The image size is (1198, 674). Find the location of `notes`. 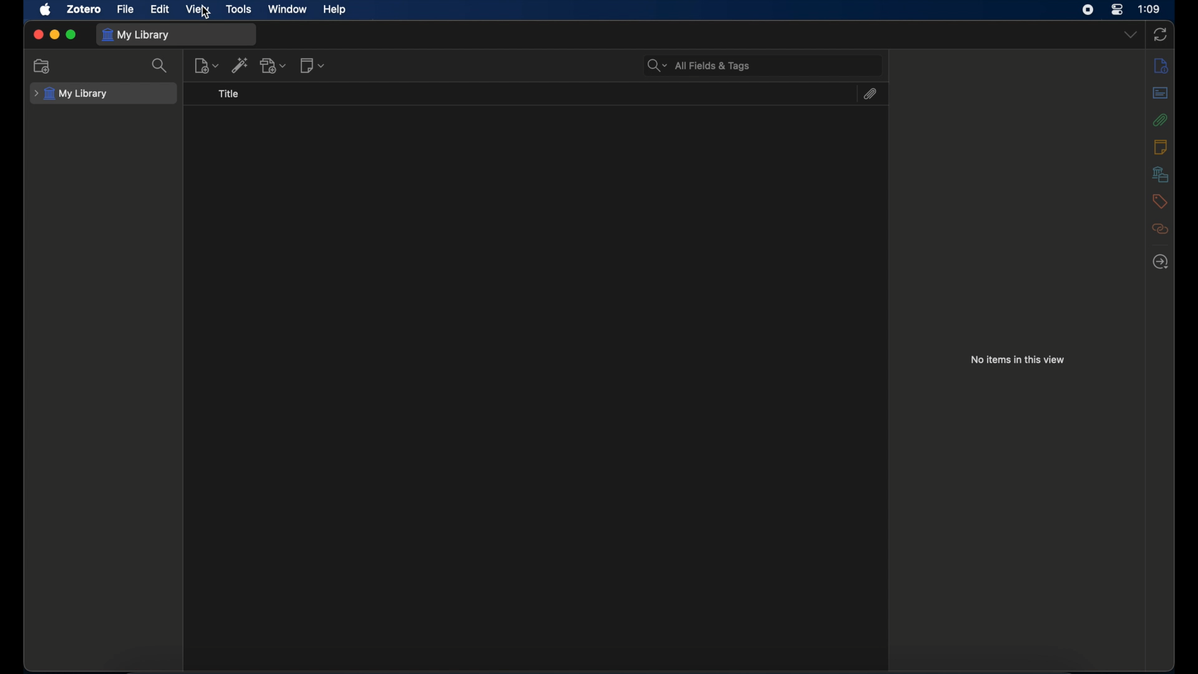

notes is located at coordinates (1160, 147).